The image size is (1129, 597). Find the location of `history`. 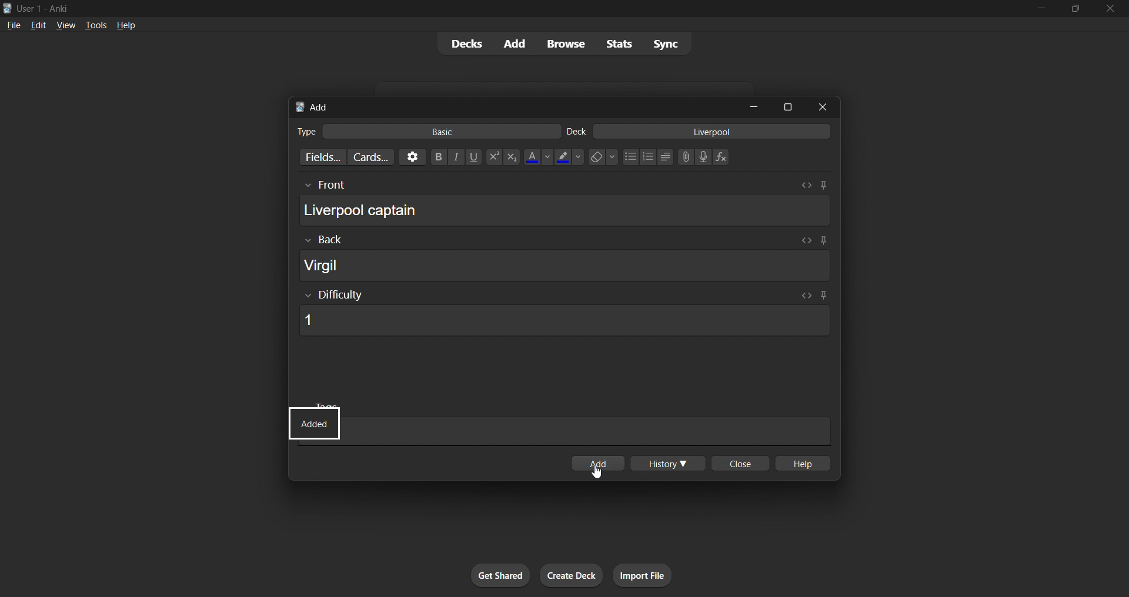

history is located at coordinates (668, 463).